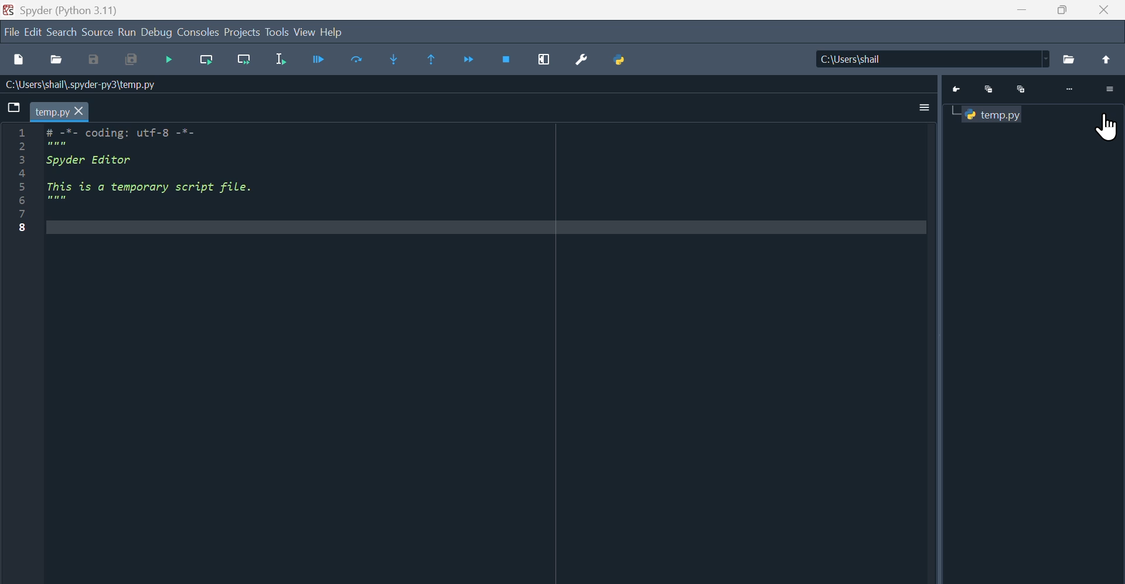 Image resolution: width=1125 pixels, height=584 pixels. What do you see at coordinates (56, 60) in the screenshot?
I see `Open` at bounding box center [56, 60].